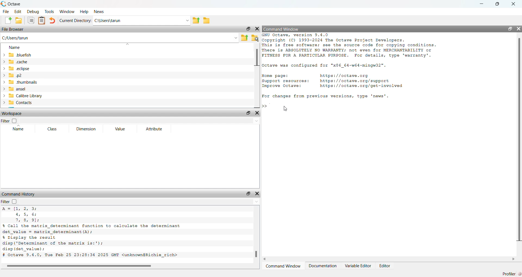 This screenshot has height=277, width=522. I want to click on copy, so click(31, 21).